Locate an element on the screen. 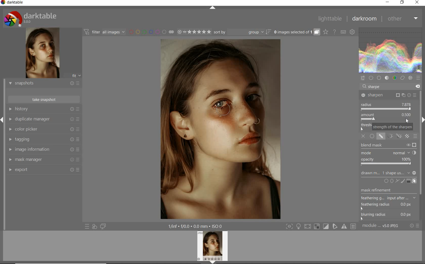 The image size is (425, 264). image preview is located at coordinates (42, 54).